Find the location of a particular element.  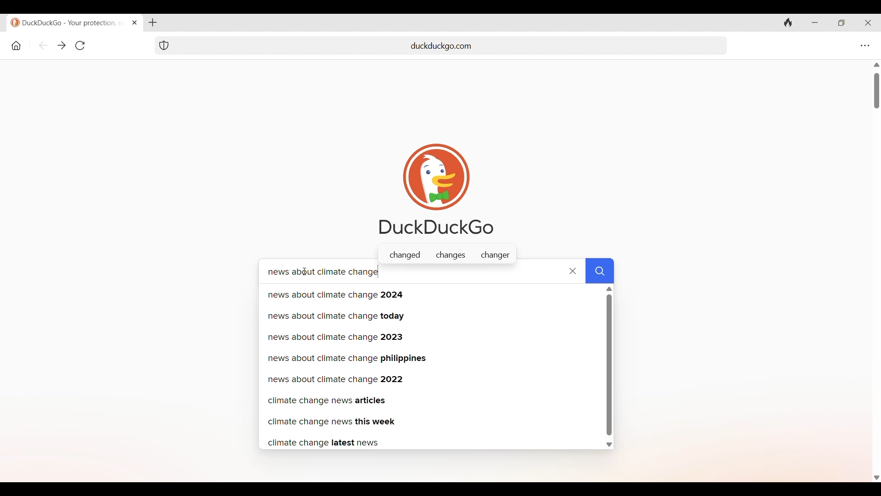

Go backward is located at coordinates (61, 45).